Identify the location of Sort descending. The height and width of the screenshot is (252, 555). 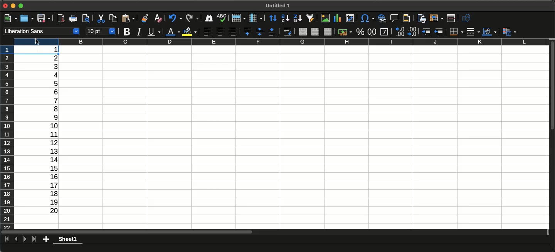
(296, 18).